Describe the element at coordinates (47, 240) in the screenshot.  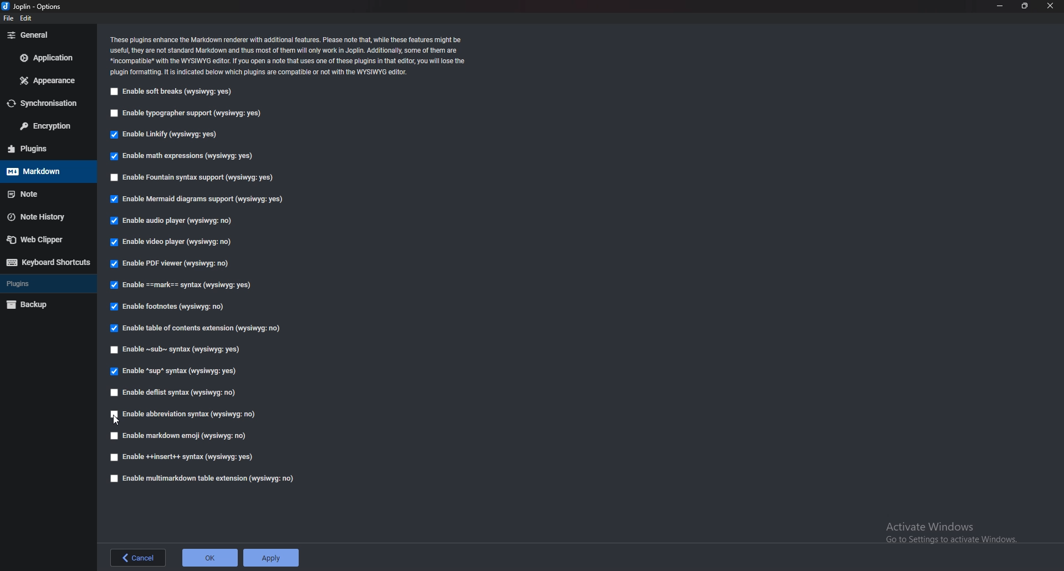
I see `web clipper` at that location.